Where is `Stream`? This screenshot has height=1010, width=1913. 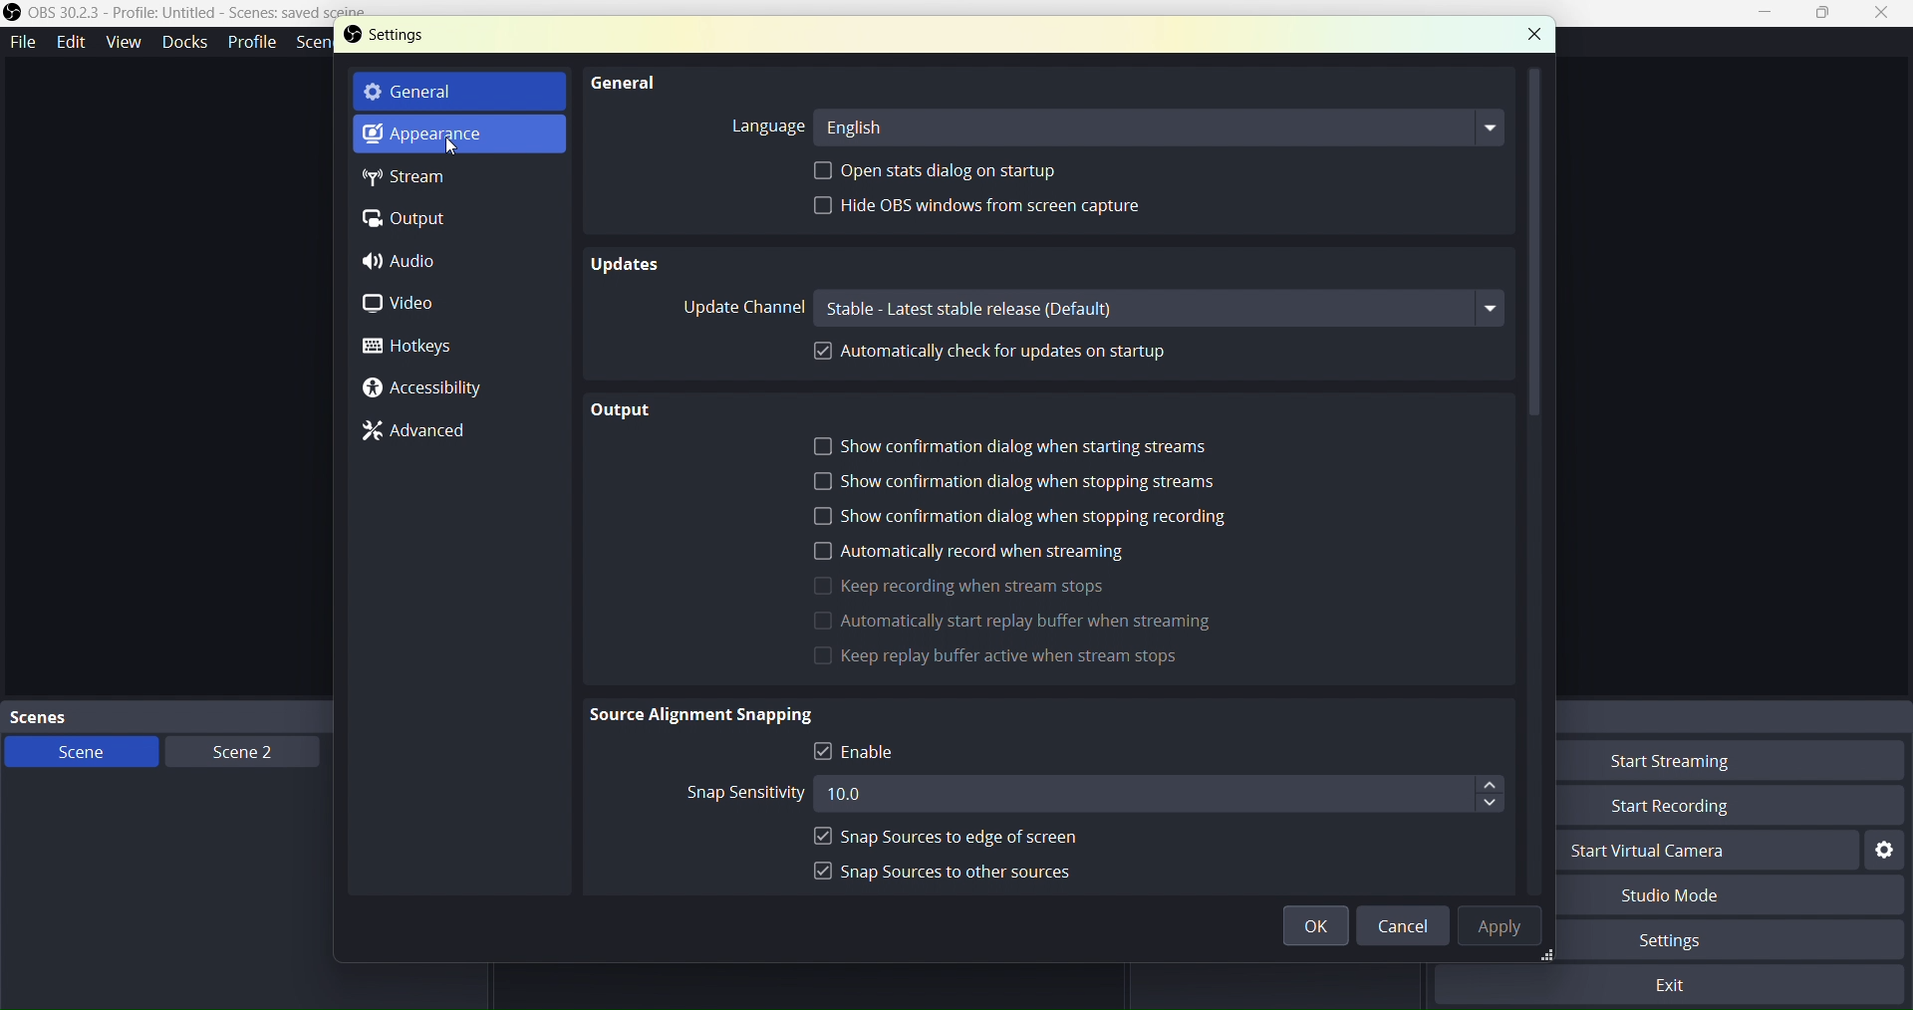 Stream is located at coordinates (425, 179).